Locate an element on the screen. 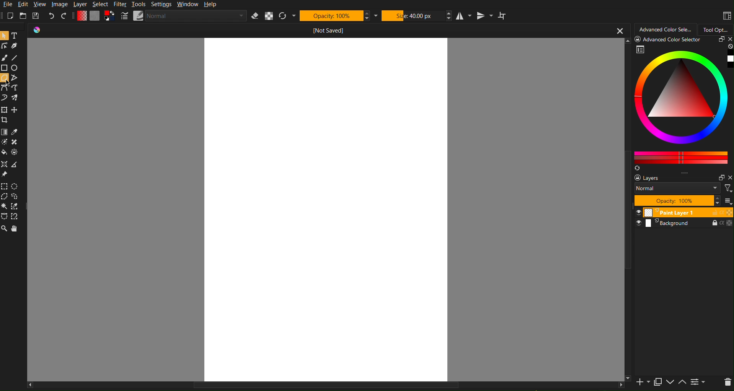 The height and width of the screenshot is (391, 734). scroll bar is located at coordinates (328, 386).